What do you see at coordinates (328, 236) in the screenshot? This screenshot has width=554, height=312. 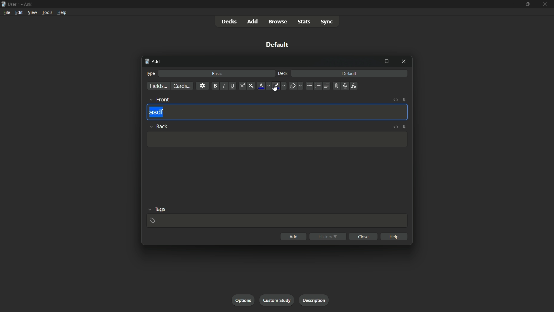 I see `history` at bounding box center [328, 236].